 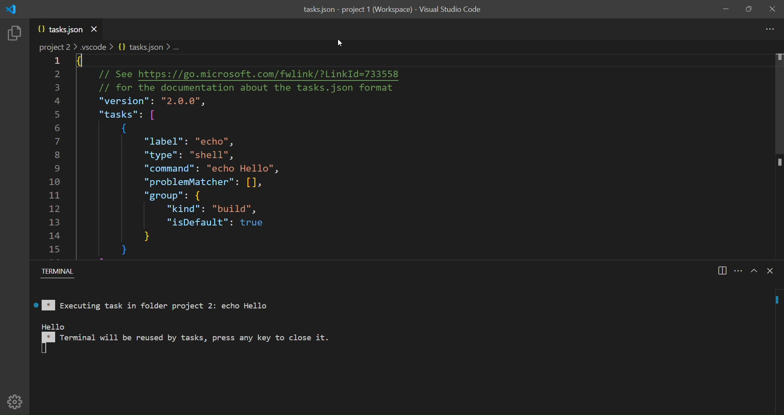 What do you see at coordinates (387, 11) in the screenshot?
I see `tasks.json - project 1 (Workspace) - Visual Studio Code` at bounding box center [387, 11].